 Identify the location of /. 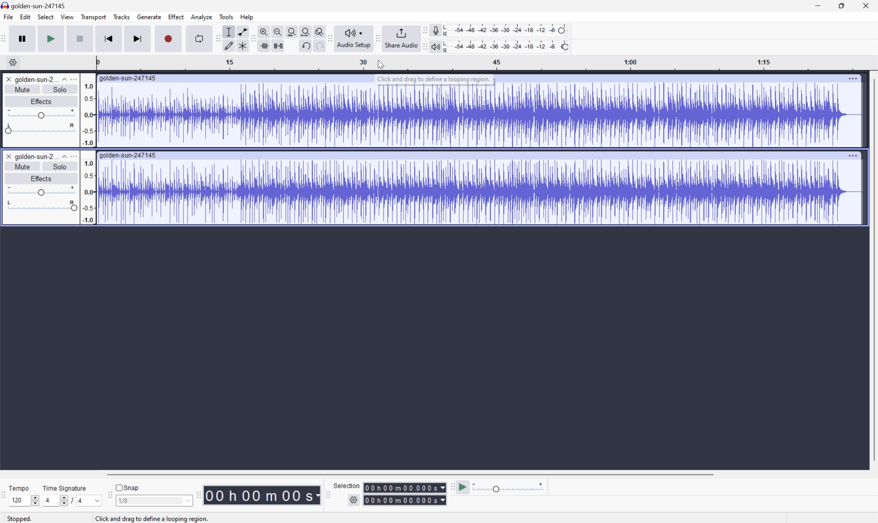
(71, 501).